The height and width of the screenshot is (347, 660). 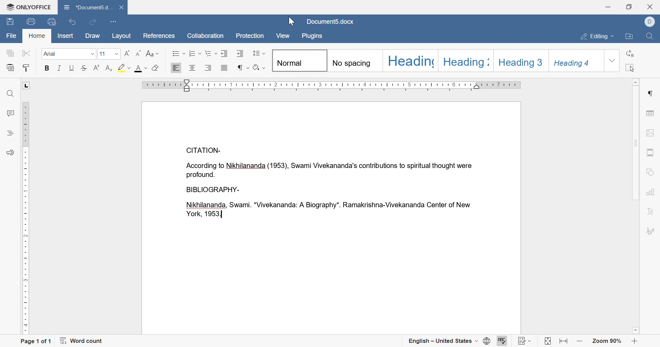 I want to click on text art settings, so click(x=650, y=210).